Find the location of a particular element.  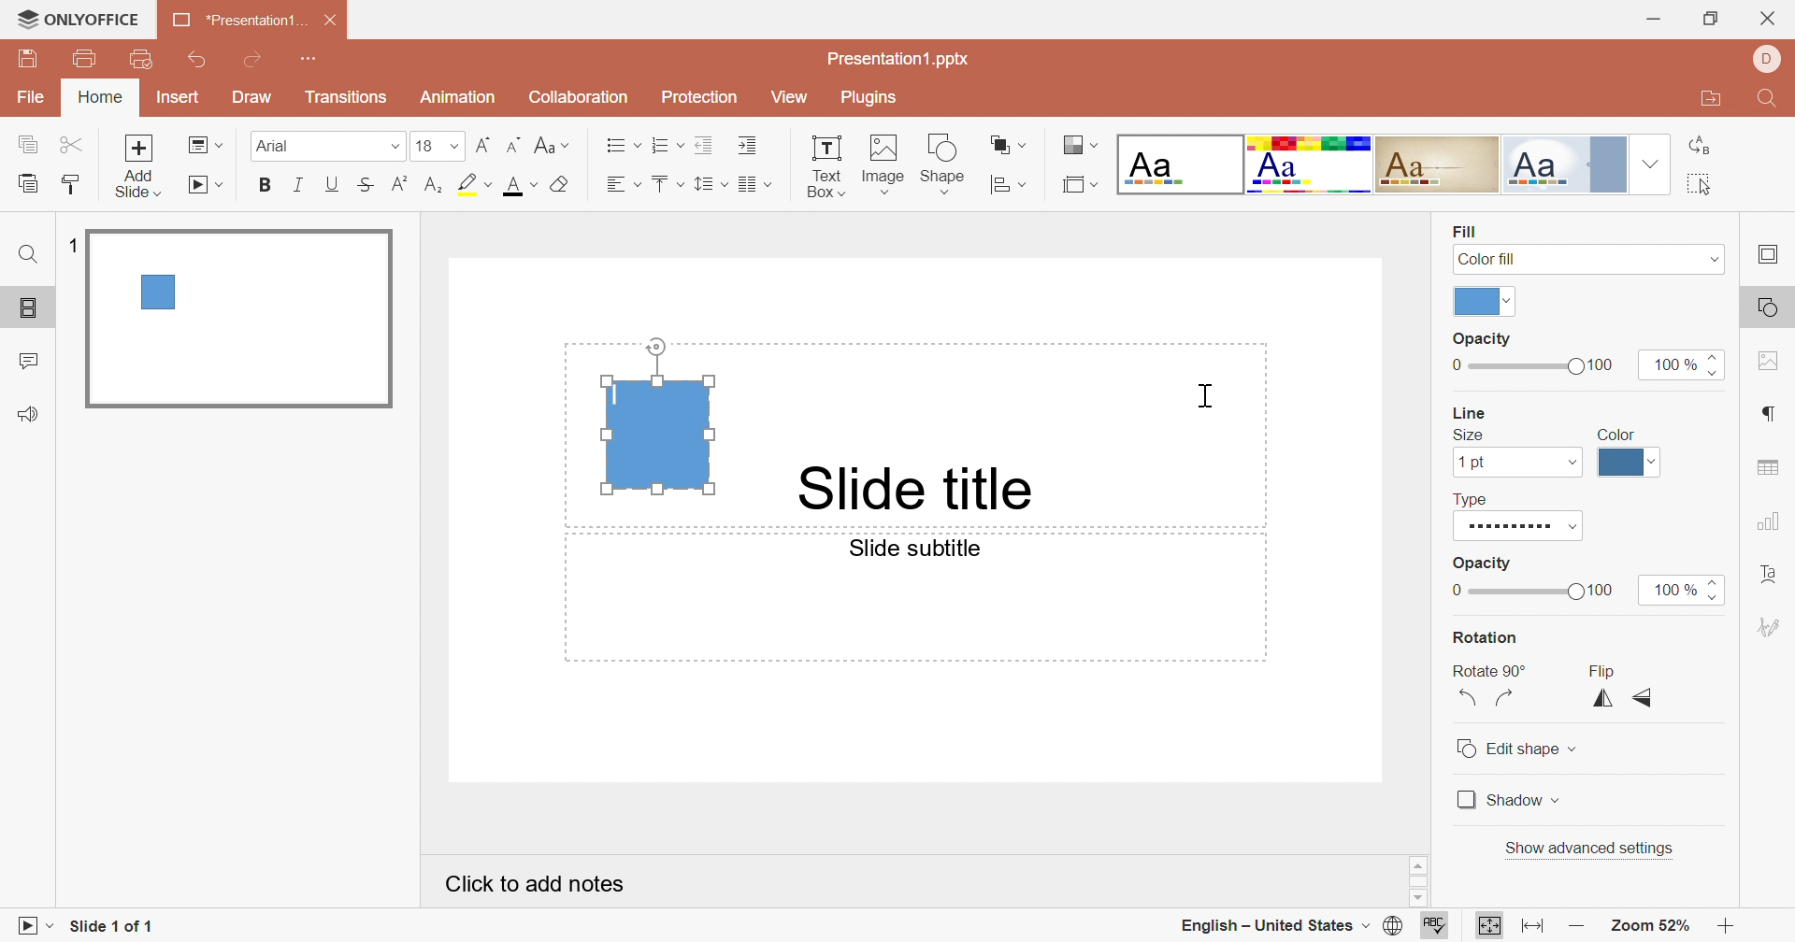

Cut is located at coordinates (75, 146).